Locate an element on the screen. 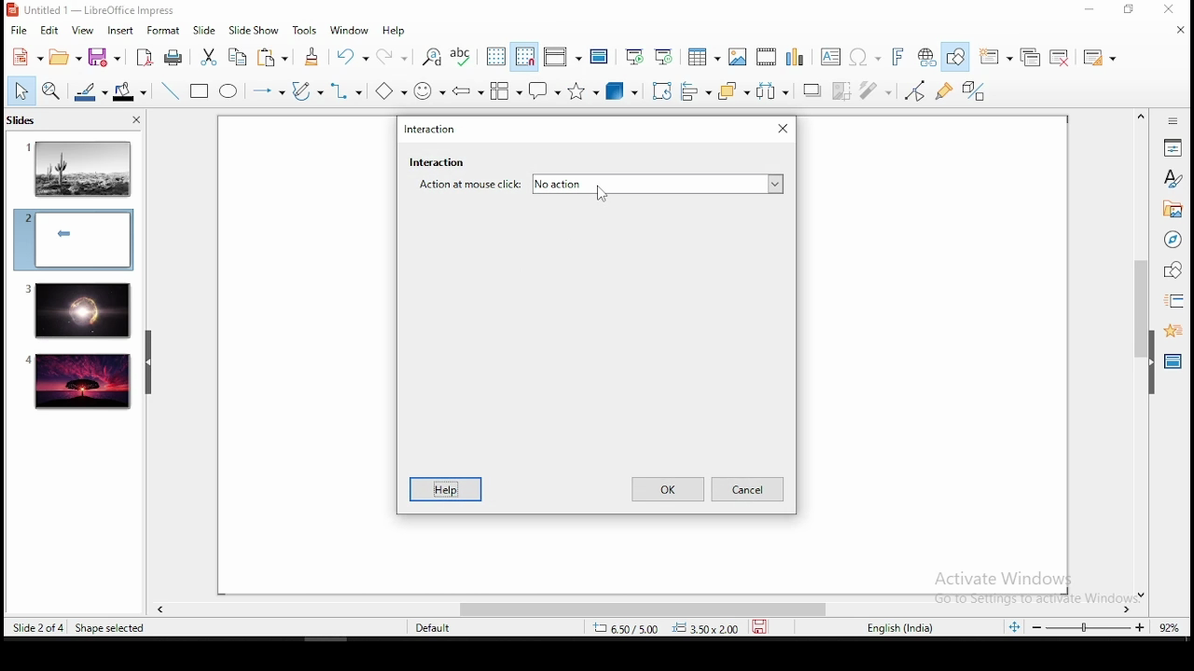 This screenshot has width=1194, height=671. hyperlink is located at coordinates (927, 58).